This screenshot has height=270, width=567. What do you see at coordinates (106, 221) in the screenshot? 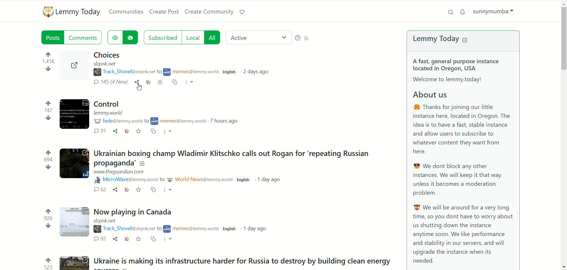
I see `URL` at bounding box center [106, 221].